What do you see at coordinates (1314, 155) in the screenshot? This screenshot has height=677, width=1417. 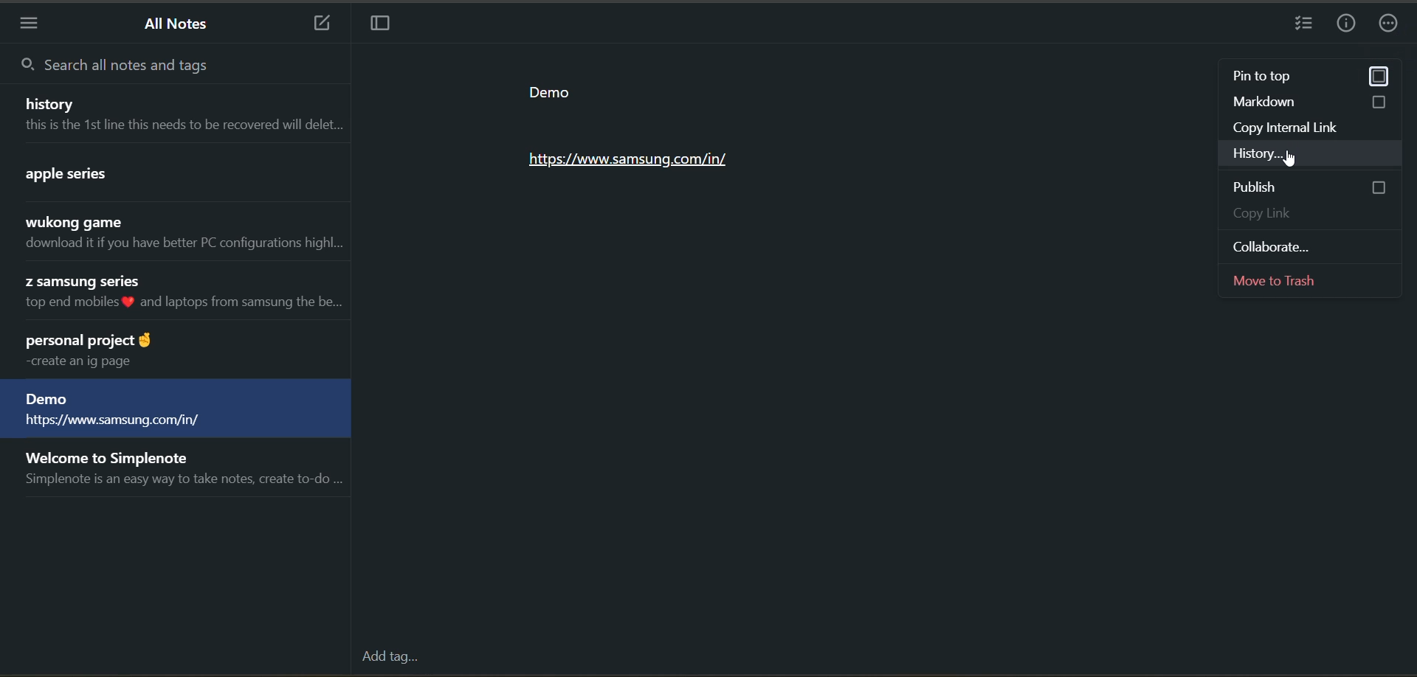 I see `history` at bounding box center [1314, 155].